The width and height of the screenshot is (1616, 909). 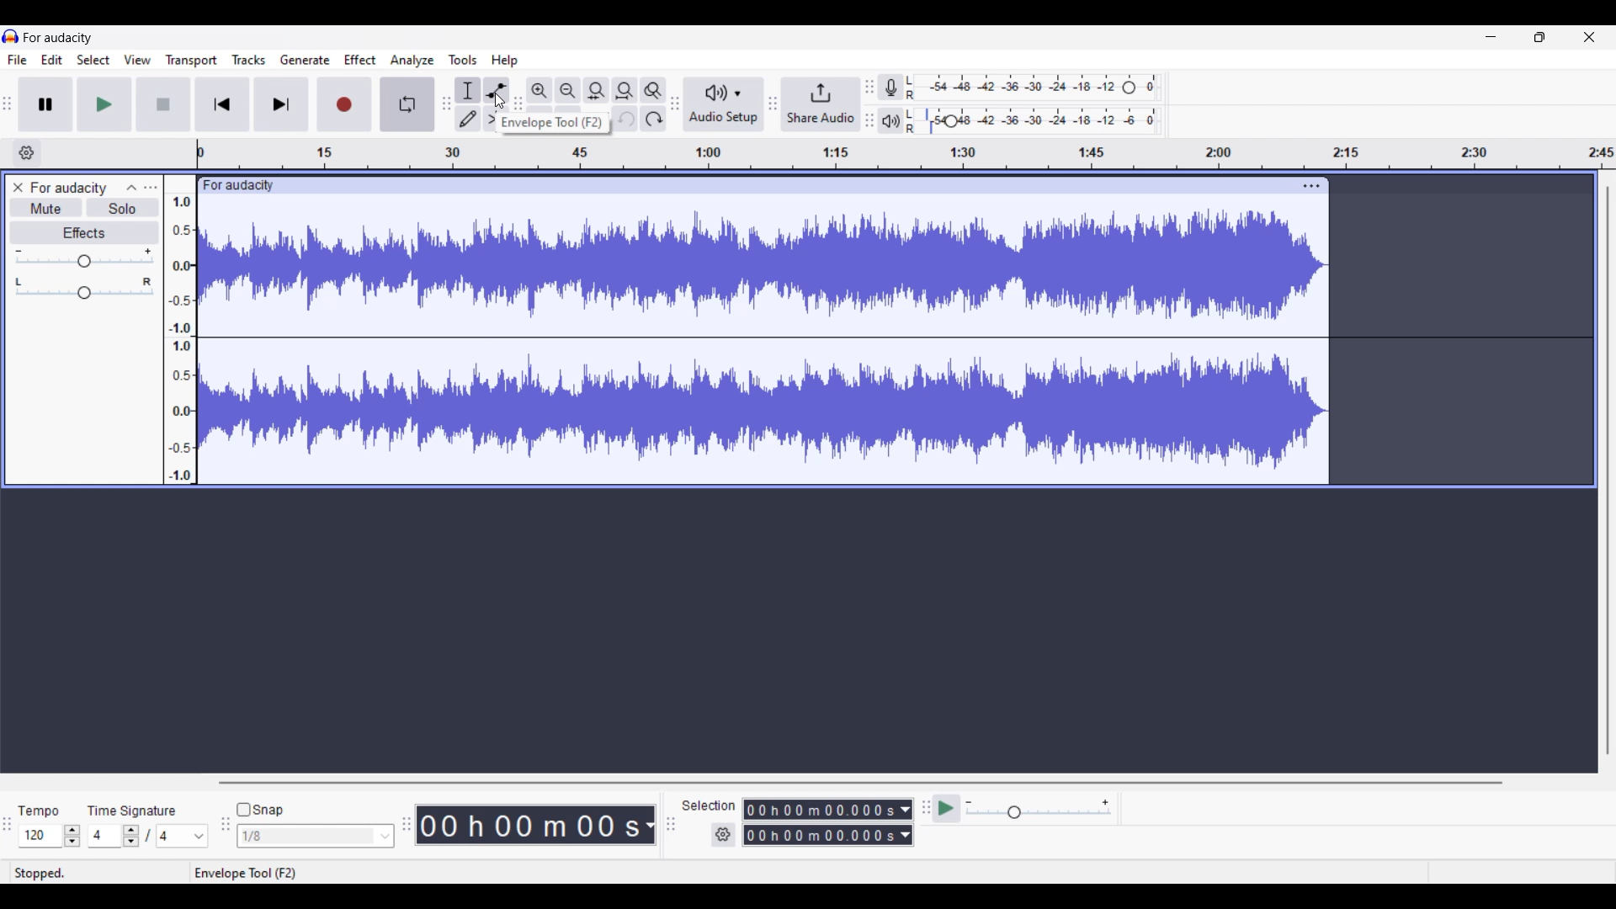 I want to click on play at speed, so click(x=947, y=808).